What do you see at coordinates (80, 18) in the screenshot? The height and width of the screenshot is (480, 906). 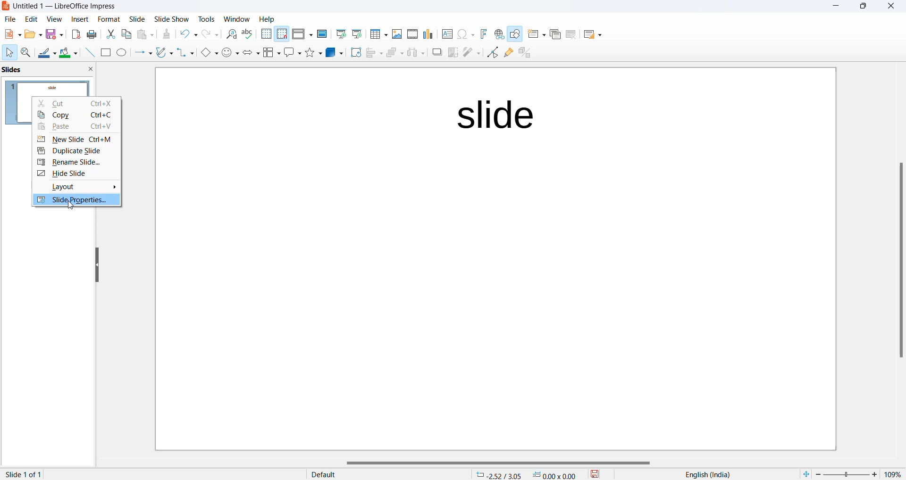 I see `insert` at bounding box center [80, 18].